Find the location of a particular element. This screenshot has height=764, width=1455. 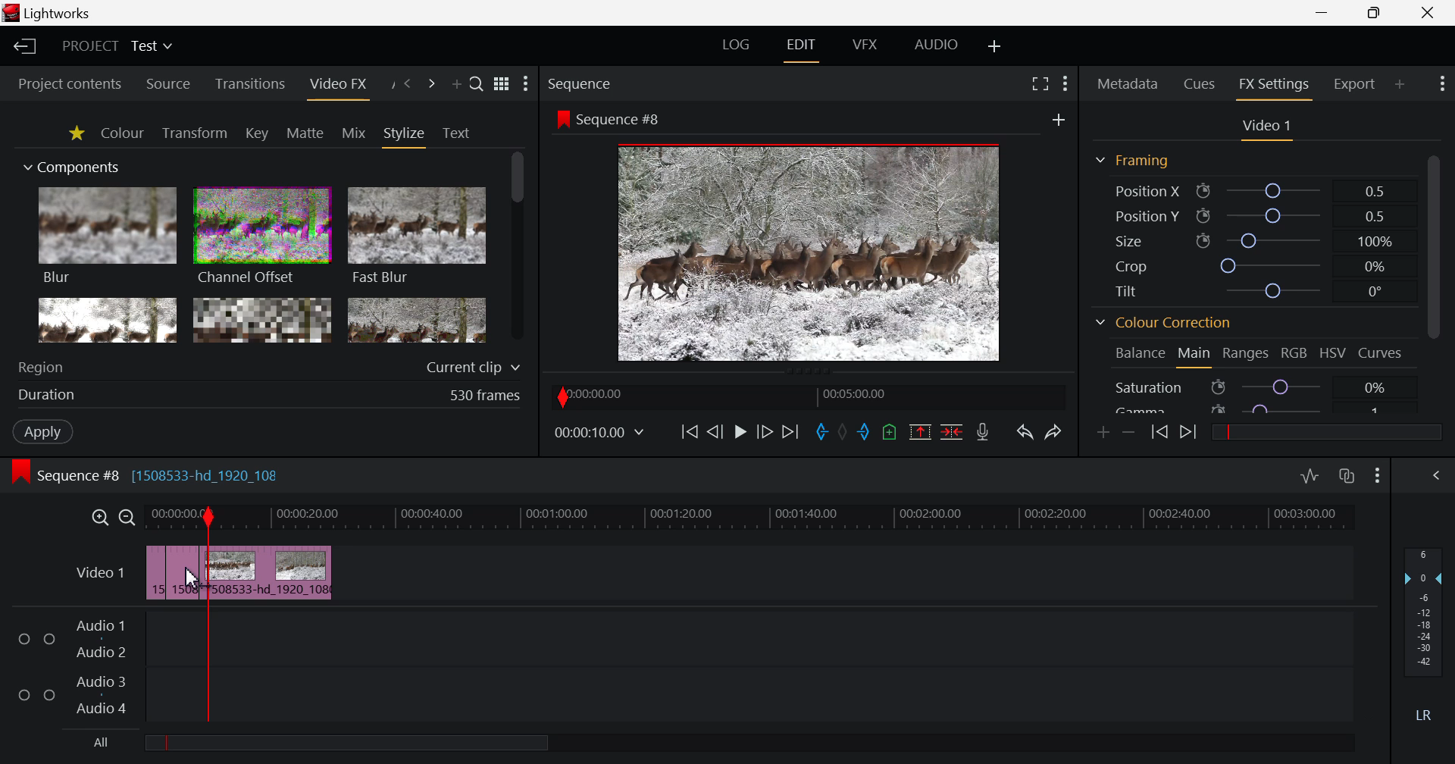

Minimize is located at coordinates (1375, 14).